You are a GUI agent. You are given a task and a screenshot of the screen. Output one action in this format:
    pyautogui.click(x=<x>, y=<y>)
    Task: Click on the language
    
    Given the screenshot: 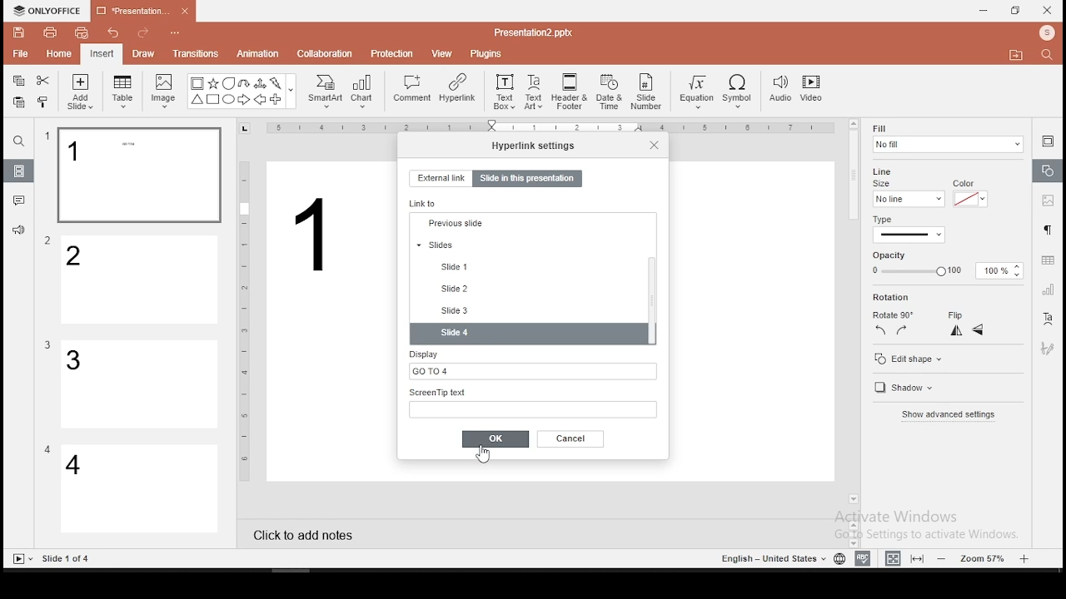 What is the action you would take?
    pyautogui.click(x=839, y=559)
    